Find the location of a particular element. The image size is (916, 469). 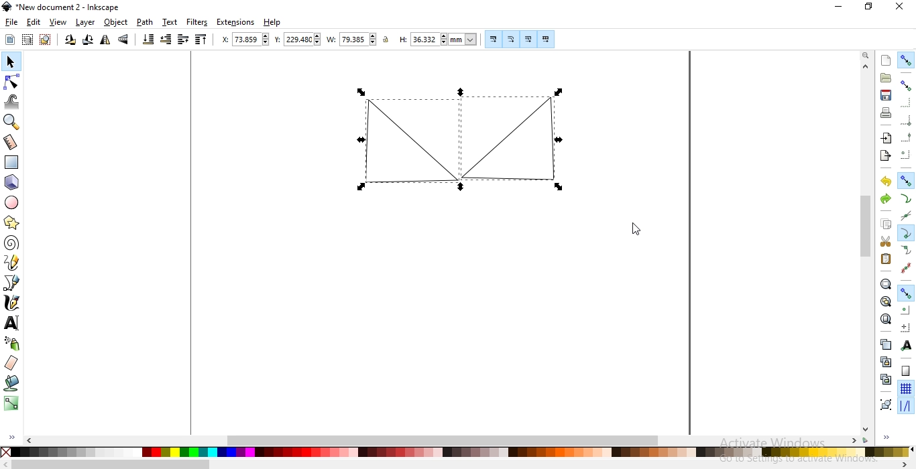

raise selection one step is located at coordinates (182, 40).